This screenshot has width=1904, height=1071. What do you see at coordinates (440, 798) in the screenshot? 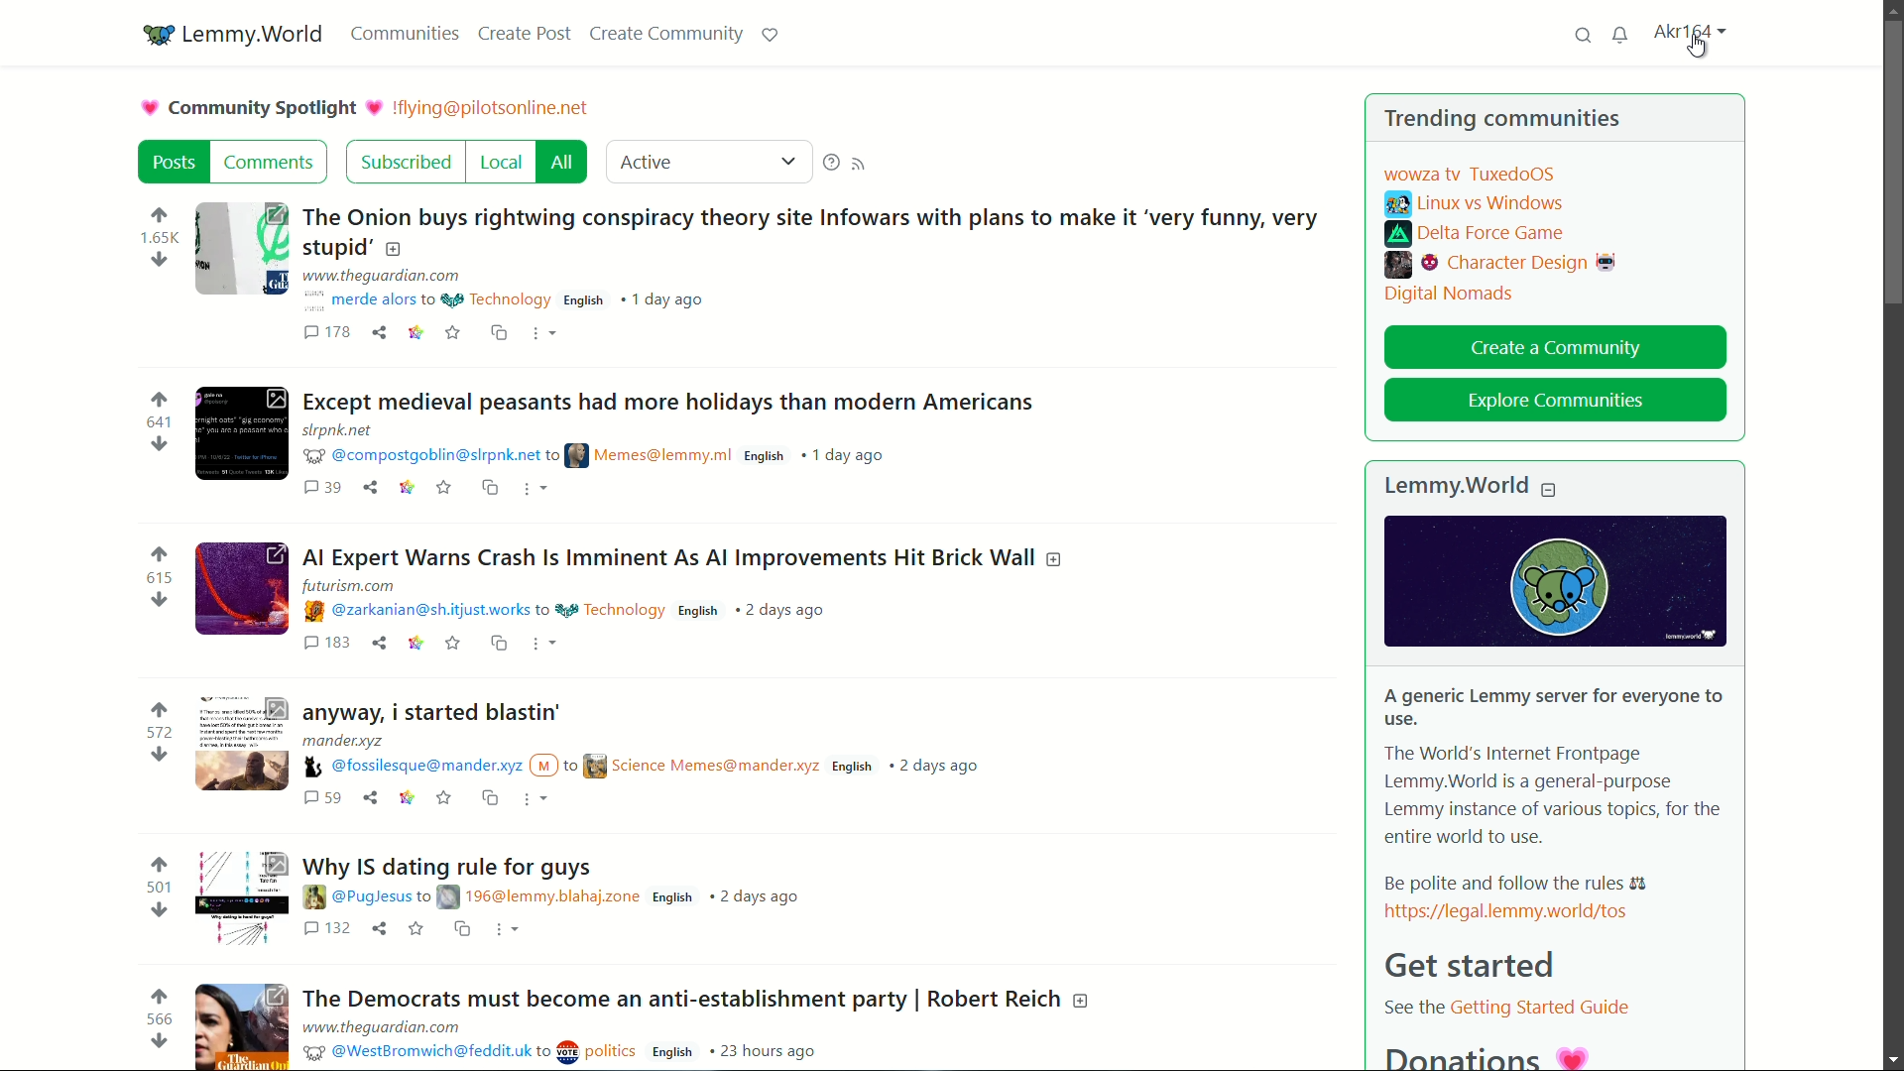
I see `save` at bounding box center [440, 798].